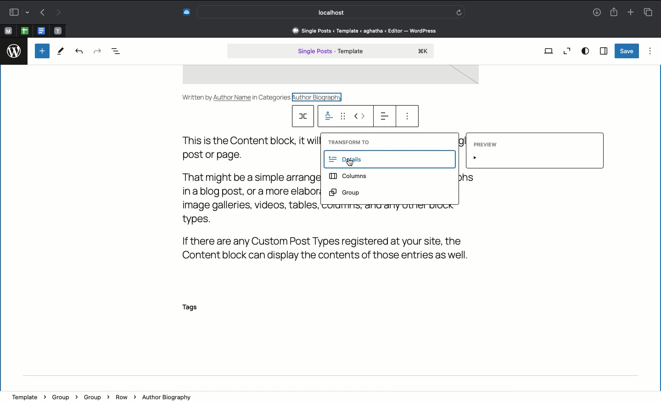 This screenshot has height=402, width=661. Describe the element at coordinates (603, 51) in the screenshot. I see `Sidebar` at that location.